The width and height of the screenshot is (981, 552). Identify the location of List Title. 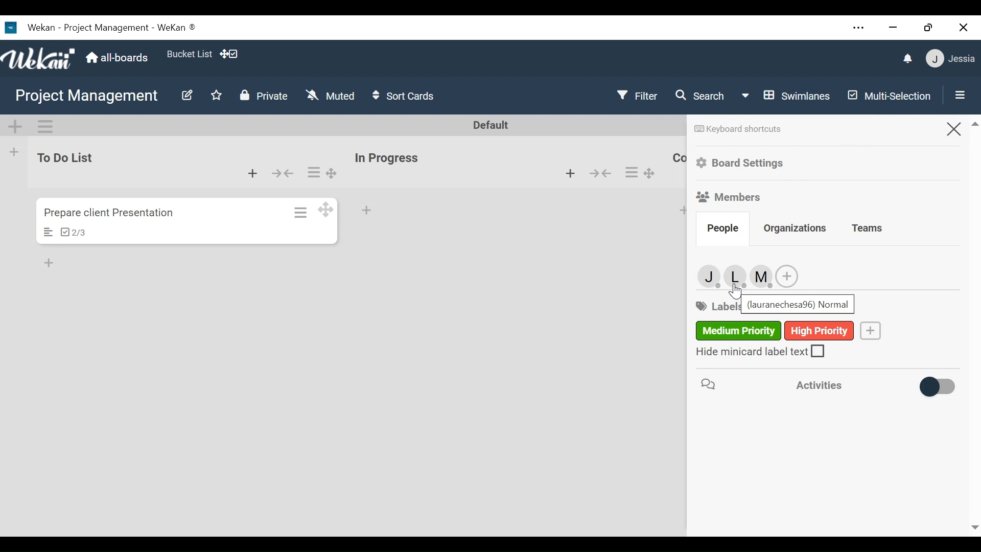
(63, 157).